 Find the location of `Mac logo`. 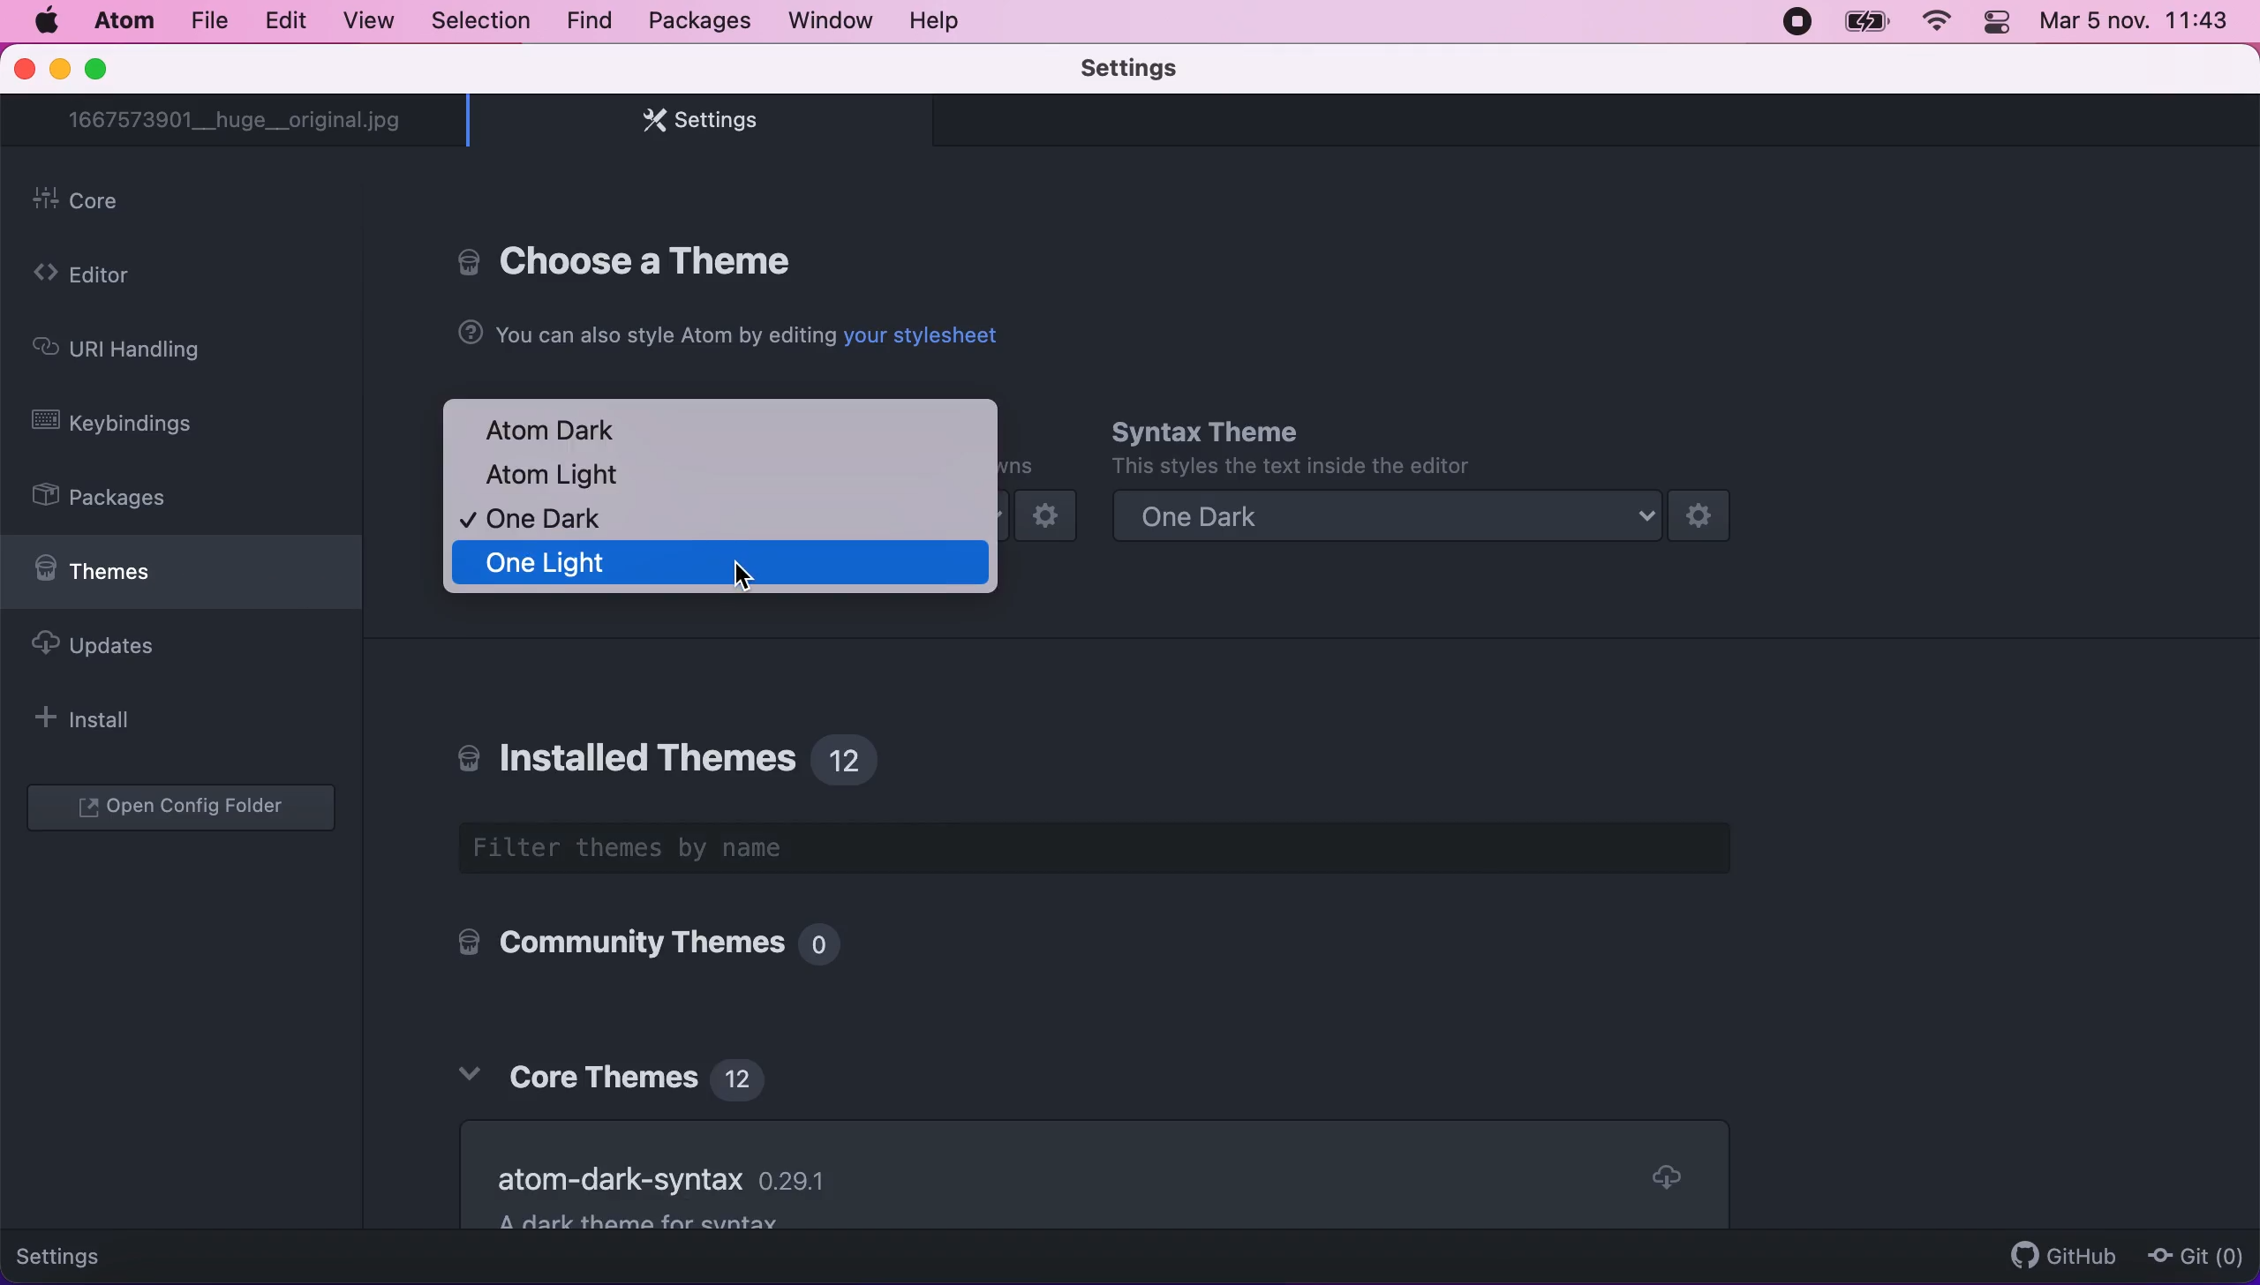

Mac logo is located at coordinates (49, 20).